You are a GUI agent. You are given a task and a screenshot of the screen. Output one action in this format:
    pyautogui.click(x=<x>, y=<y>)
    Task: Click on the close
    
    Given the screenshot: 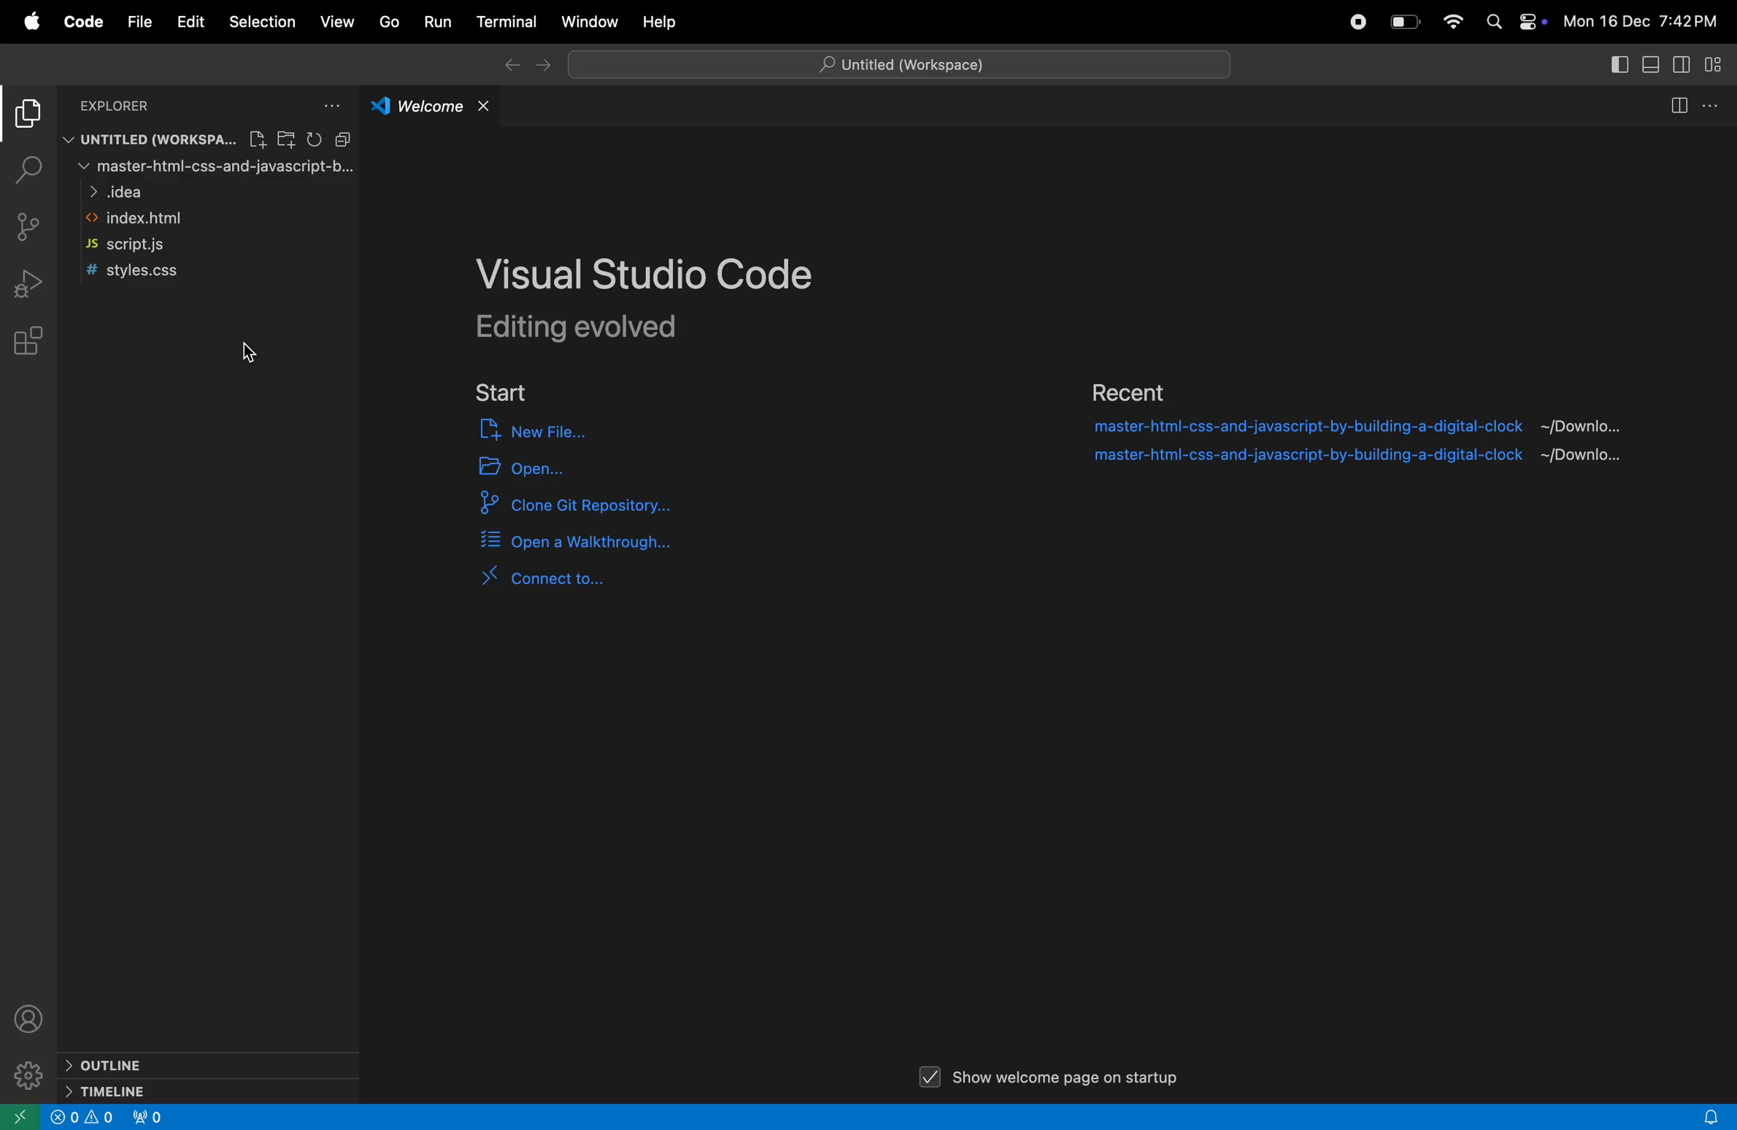 What is the action you would take?
    pyautogui.click(x=485, y=107)
    